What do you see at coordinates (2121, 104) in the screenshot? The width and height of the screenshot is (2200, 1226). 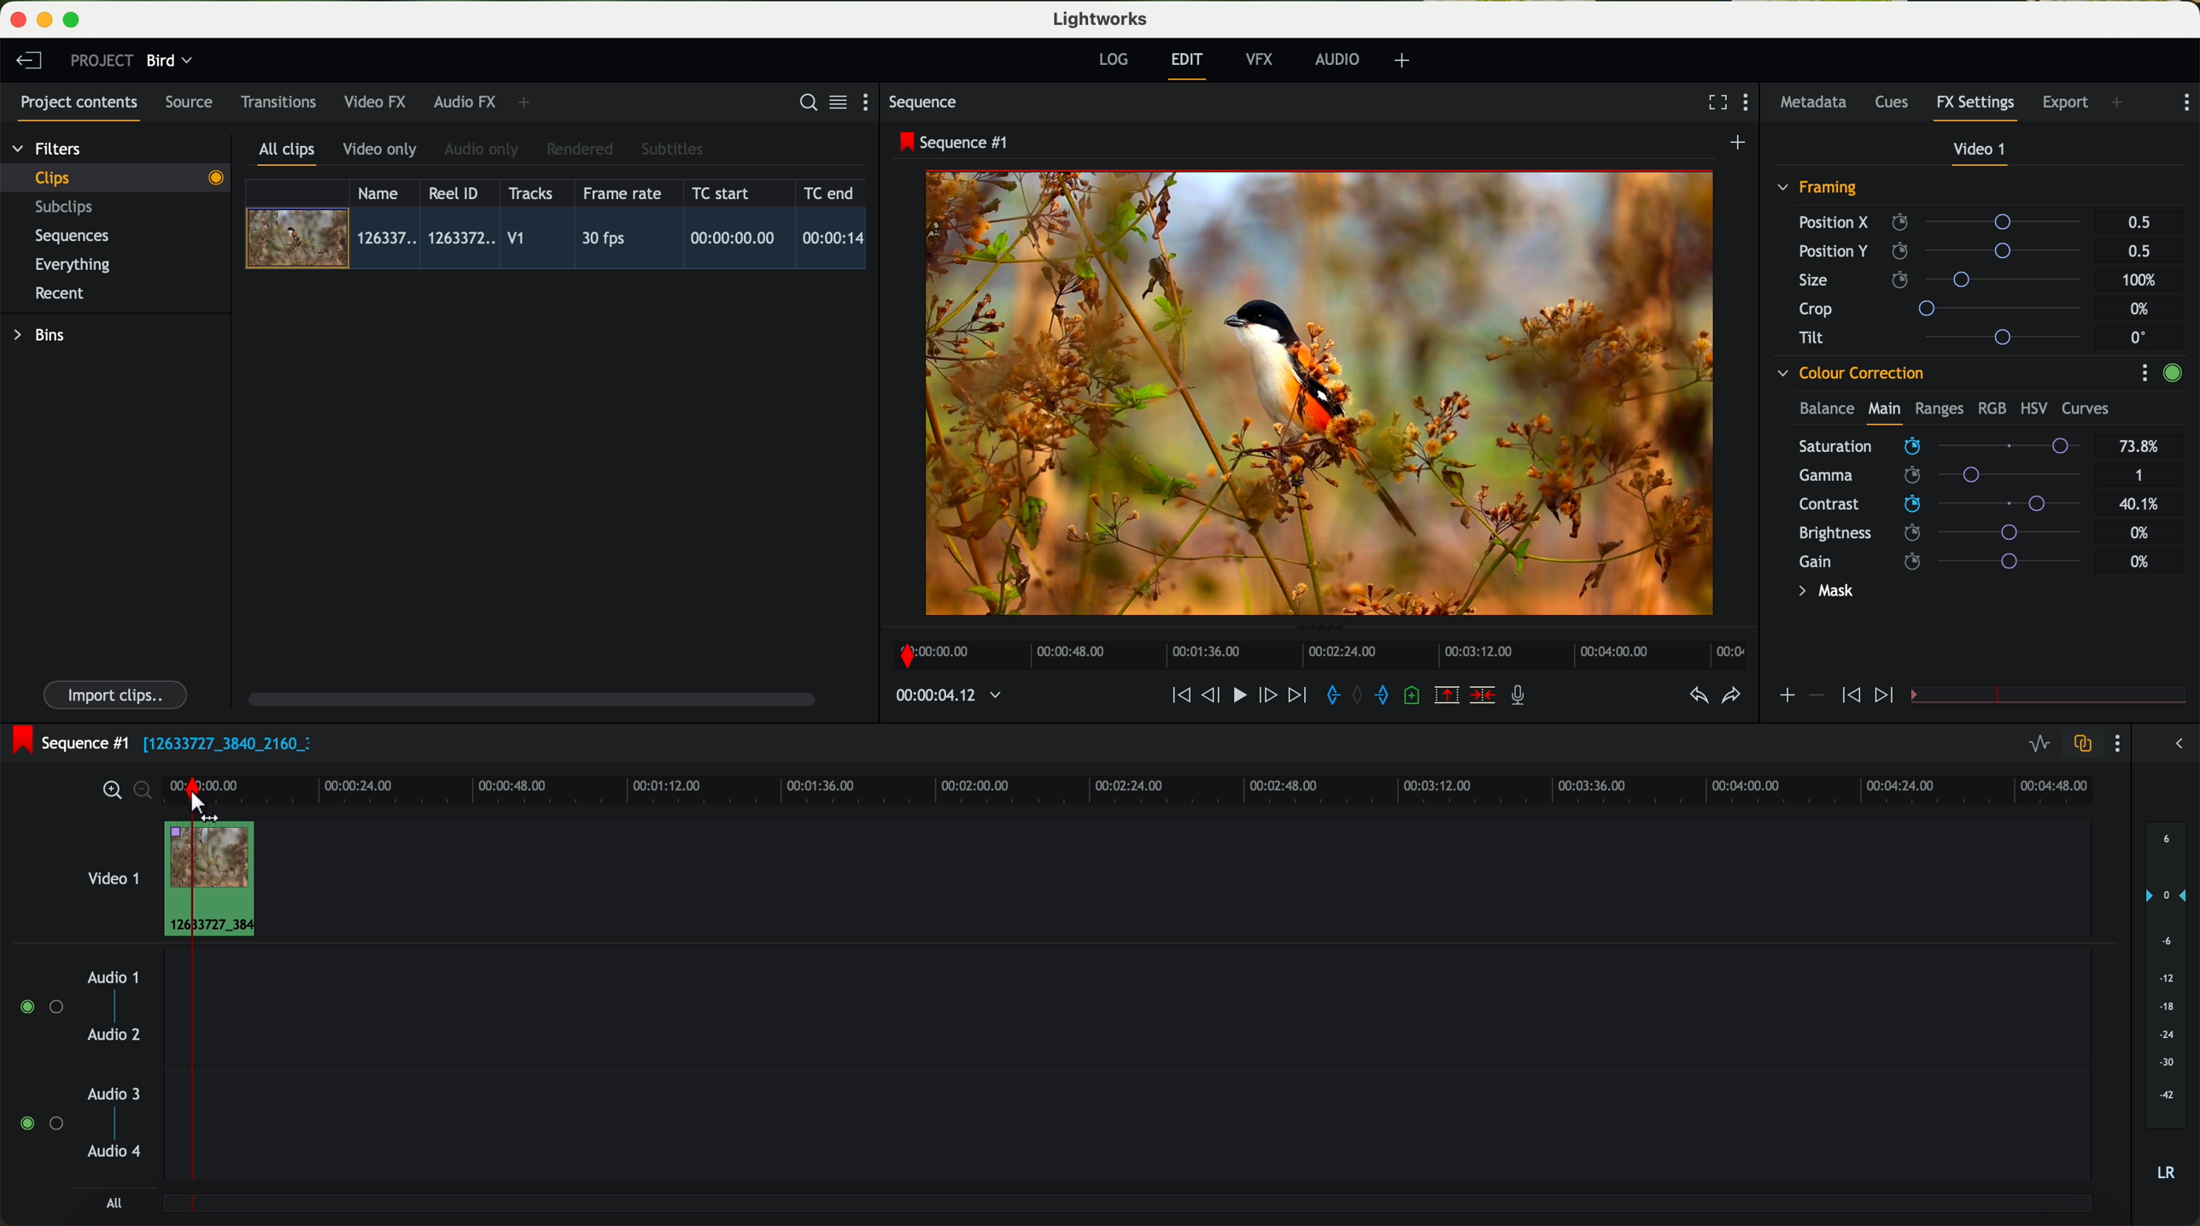 I see `add panel` at bounding box center [2121, 104].